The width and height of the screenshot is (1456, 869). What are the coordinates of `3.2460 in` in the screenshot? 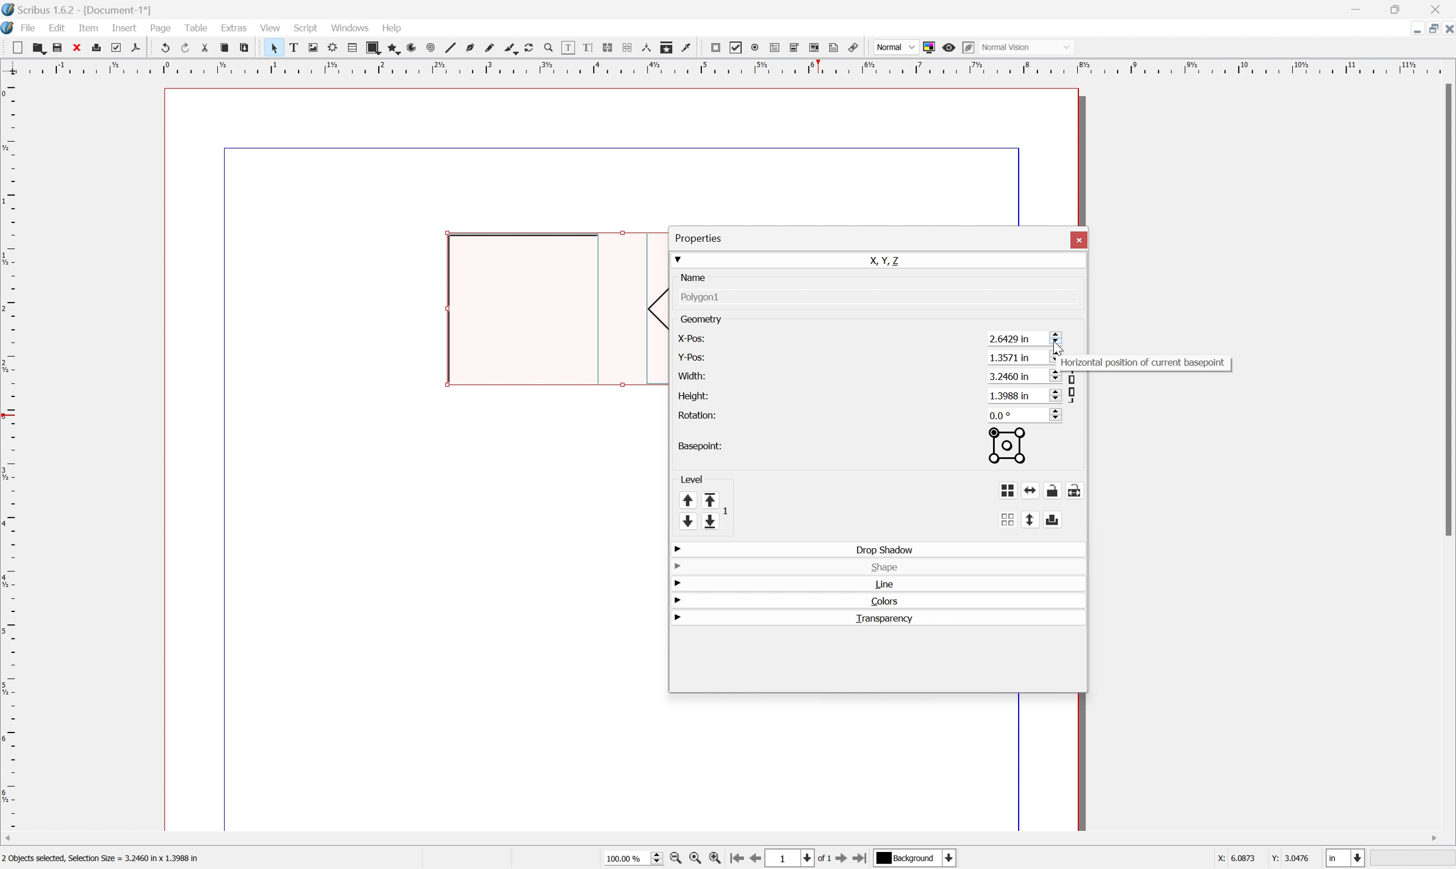 It's located at (1020, 375).